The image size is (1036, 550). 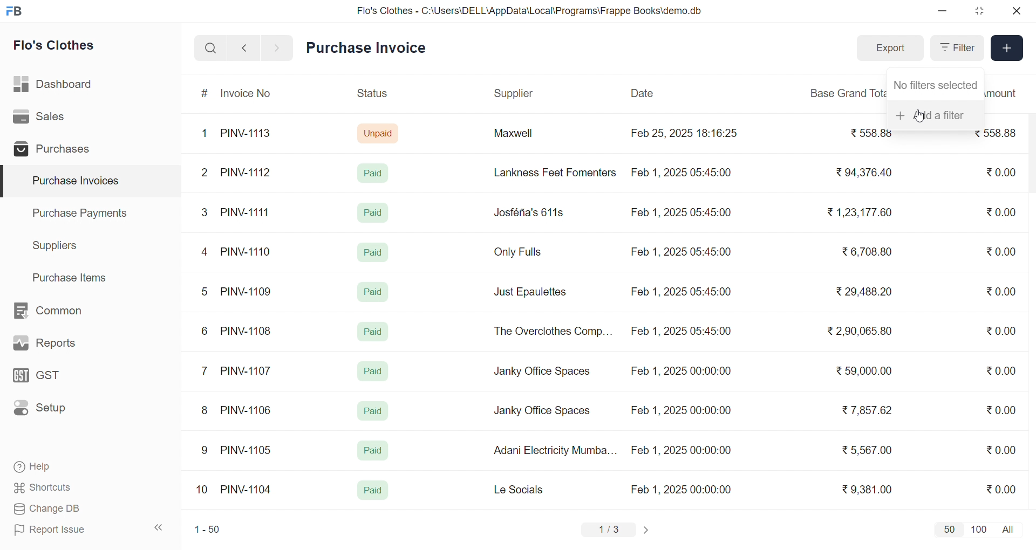 What do you see at coordinates (247, 490) in the screenshot?
I see `PINV-1104` at bounding box center [247, 490].